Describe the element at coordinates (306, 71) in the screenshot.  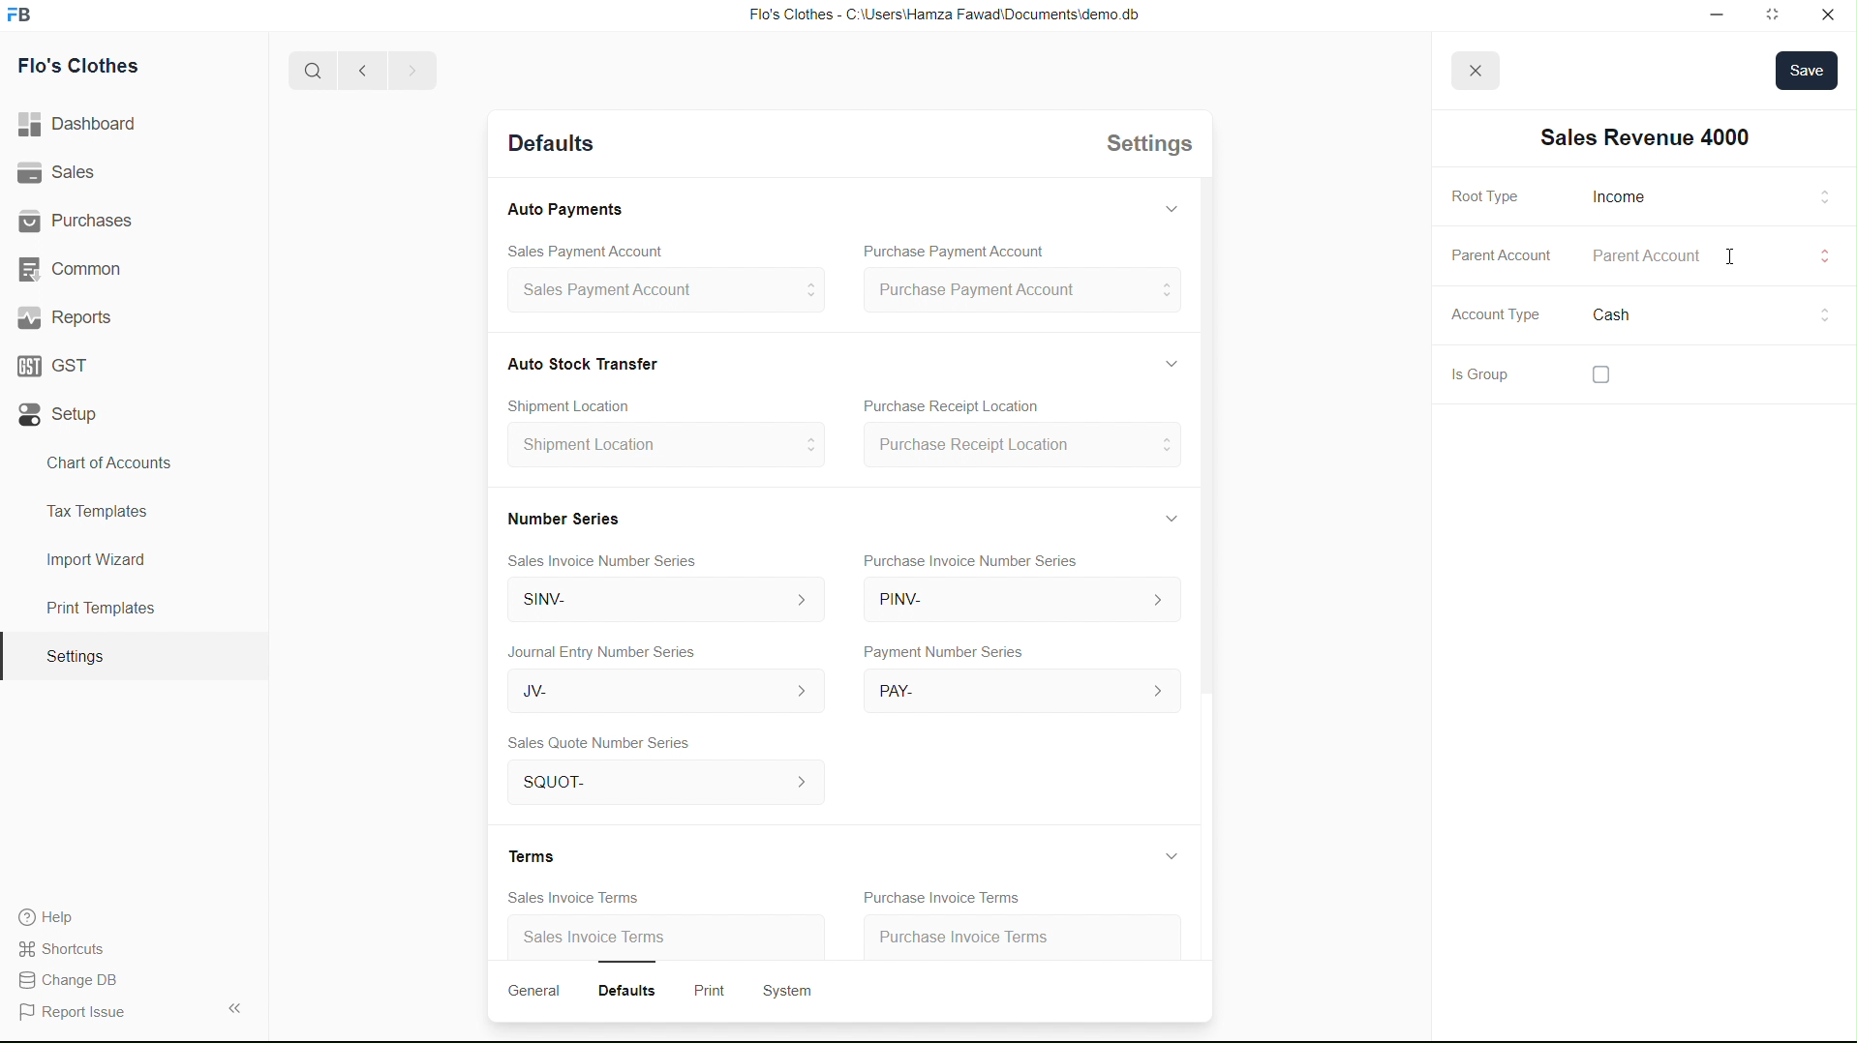
I see `Search` at that location.